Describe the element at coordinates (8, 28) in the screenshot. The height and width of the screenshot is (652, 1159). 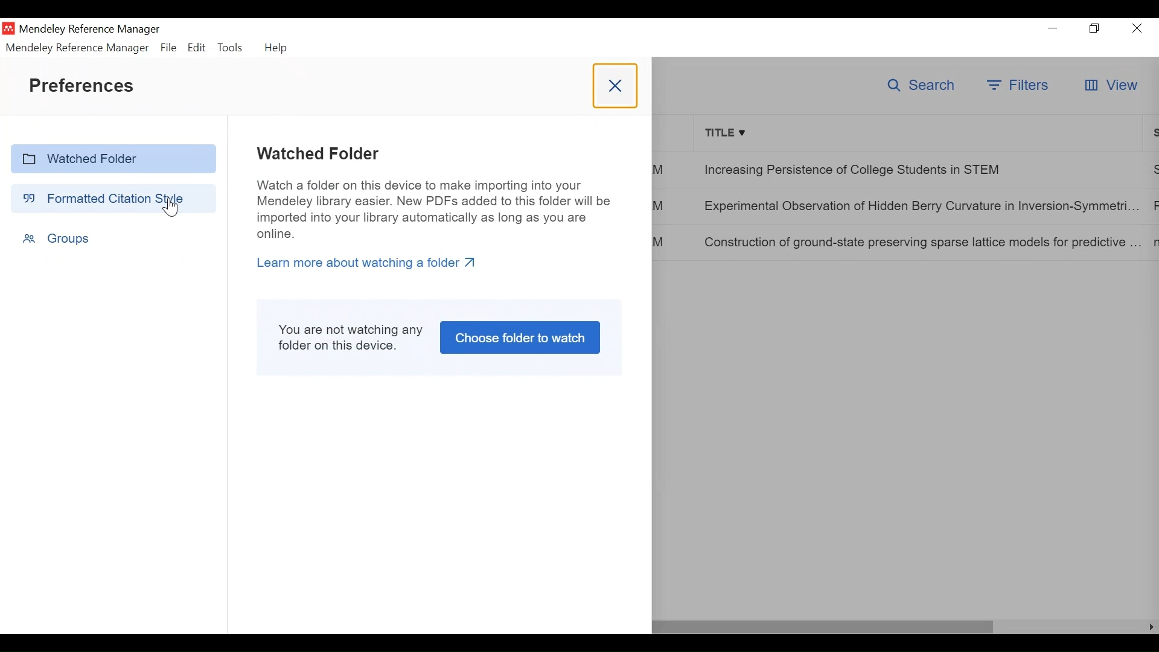
I see `Mendeley Desktop Icon` at that location.